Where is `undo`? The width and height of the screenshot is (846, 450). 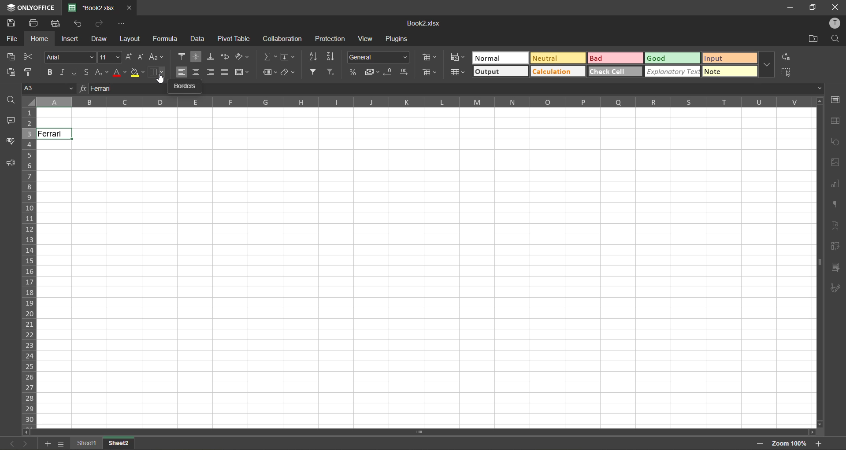 undo is located at coordinates (79, 23).